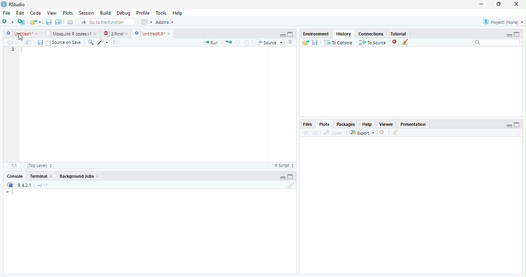  What do you see at coordinates (394, 42) in the screenshot?
I see `delete ` at bounding box center [394, 42].